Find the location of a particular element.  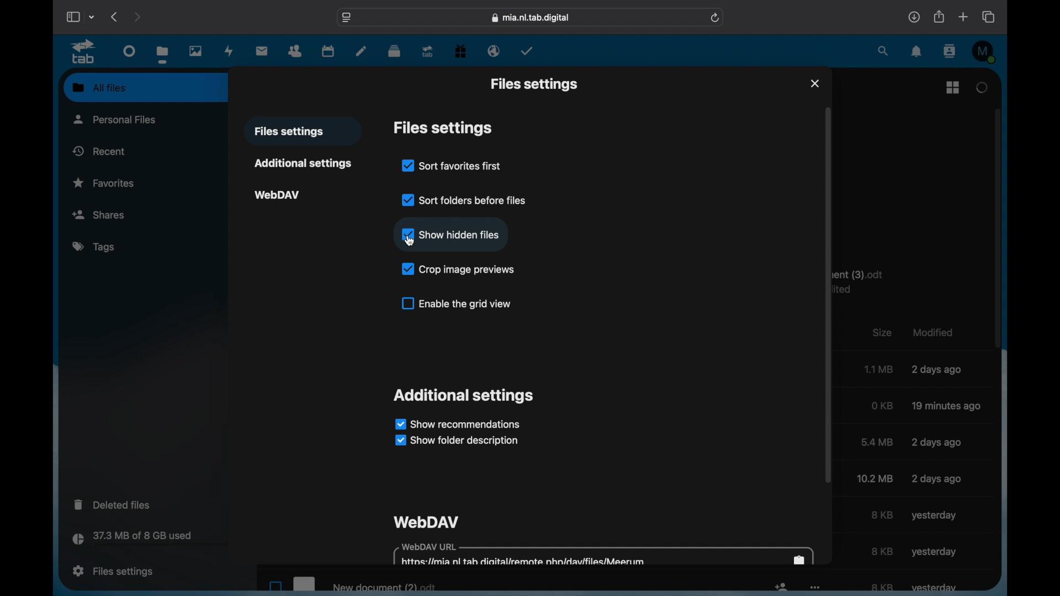

tags is located at coordinates (95, 247).